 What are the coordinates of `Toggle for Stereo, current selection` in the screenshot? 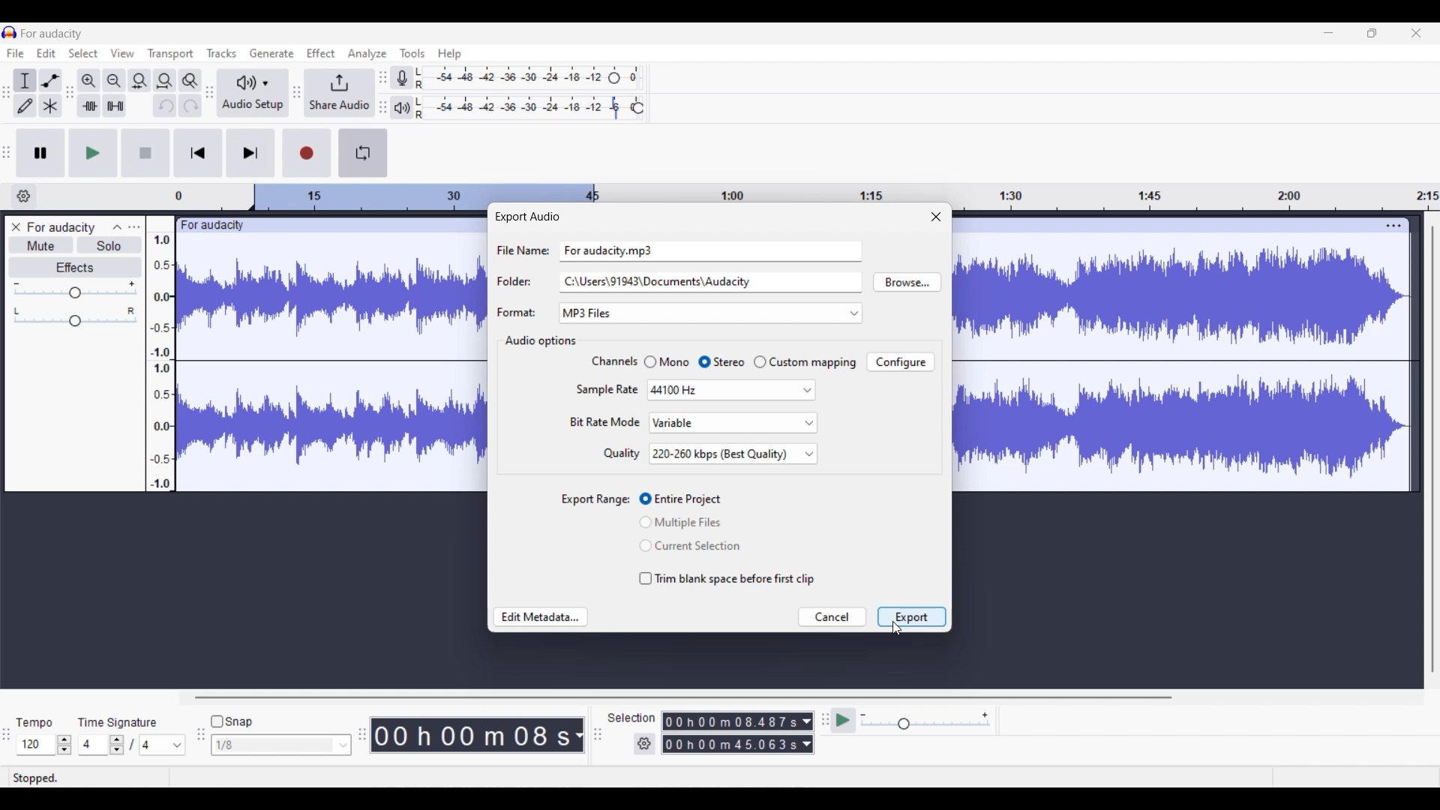 It's located at (721, 362).